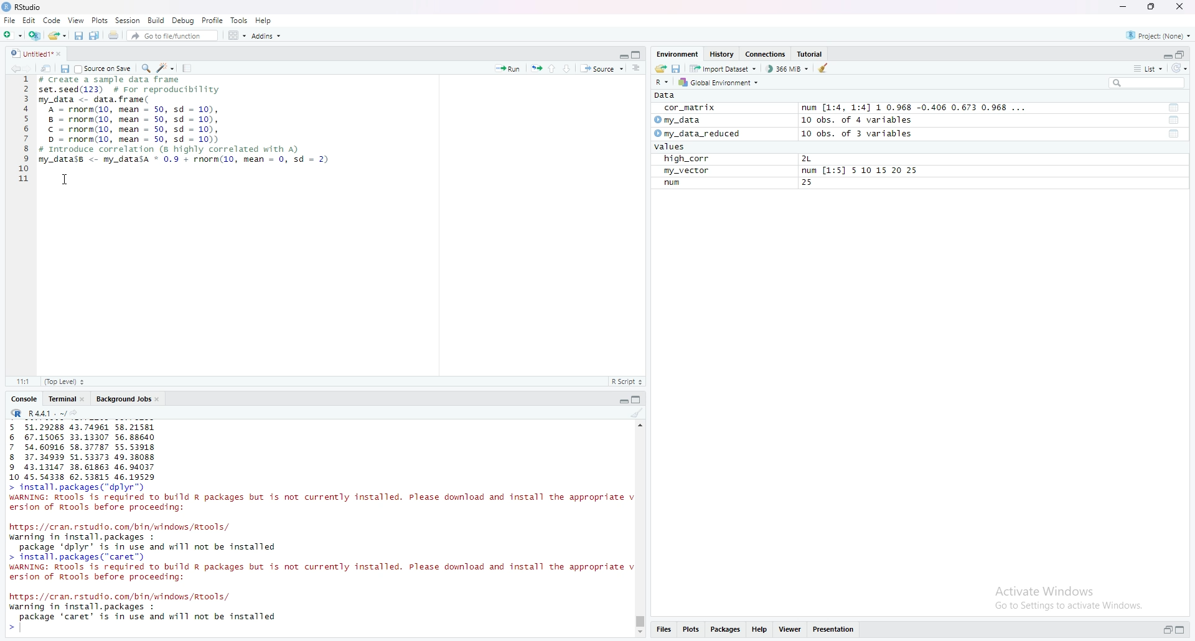 Image resolution: width=1195 pixels, height=641 pixels. What do you see at coordinates (190, 122) in the screenshot?
I see `# Create a sample data frame
set.seed(123) # For reproducibility
my_data <- data. frame(
A = rnorm(10, mean = 50, sd = 10),
8 = rnorm(10, mean = 50, sd = 10),
© = rnorm(10, mean = 50, sd = 10),
D = rnorm(10, mean = 50, sd = 10))
# Introduce correlation (8 highly correlated with A)
my_datass <- my_datasa * 0.9 + rnorm(10, mean = 0, sd = 2)` at bounding box center [190, 122].